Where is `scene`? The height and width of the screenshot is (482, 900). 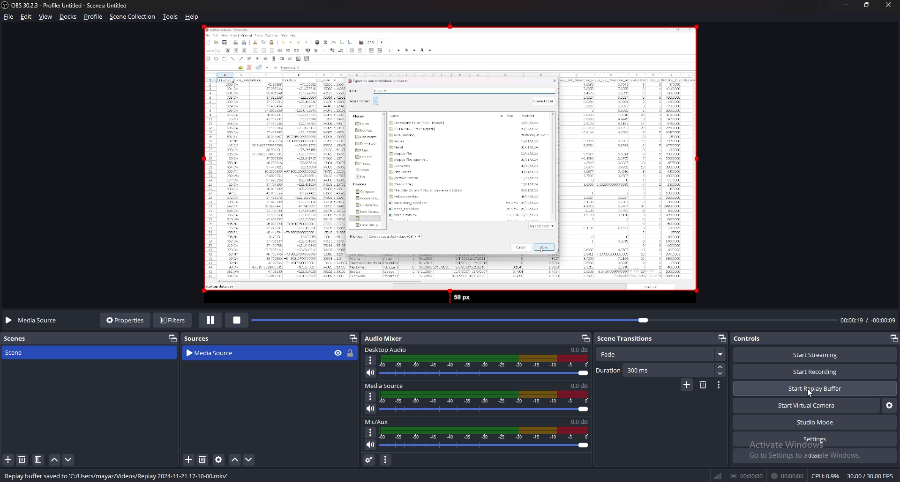
scene is located at coordinates (18, 352).